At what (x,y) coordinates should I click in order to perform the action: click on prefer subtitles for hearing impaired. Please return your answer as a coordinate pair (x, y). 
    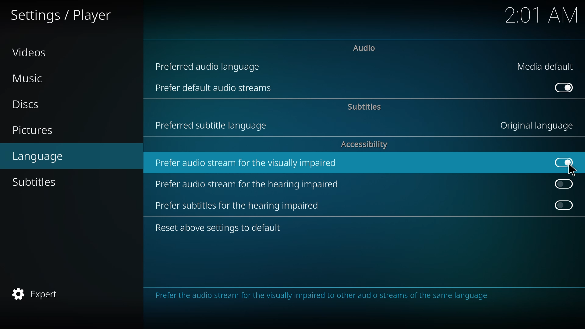
    Looking at the image, I should click on (239, 206).